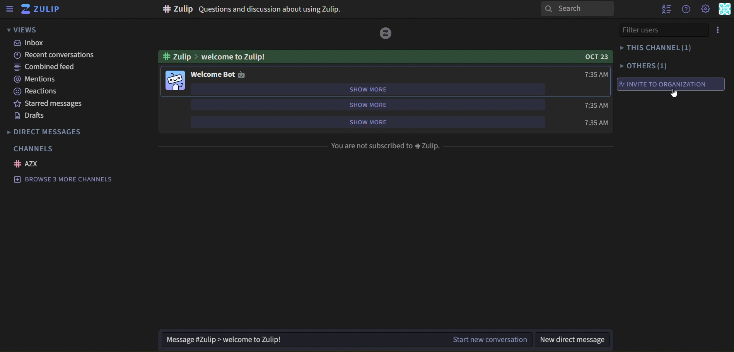 This screenshot has height=352, width=734. Describe the element at coordinates (595, 57) in the screenshot. I see `OCT 23` at that location.